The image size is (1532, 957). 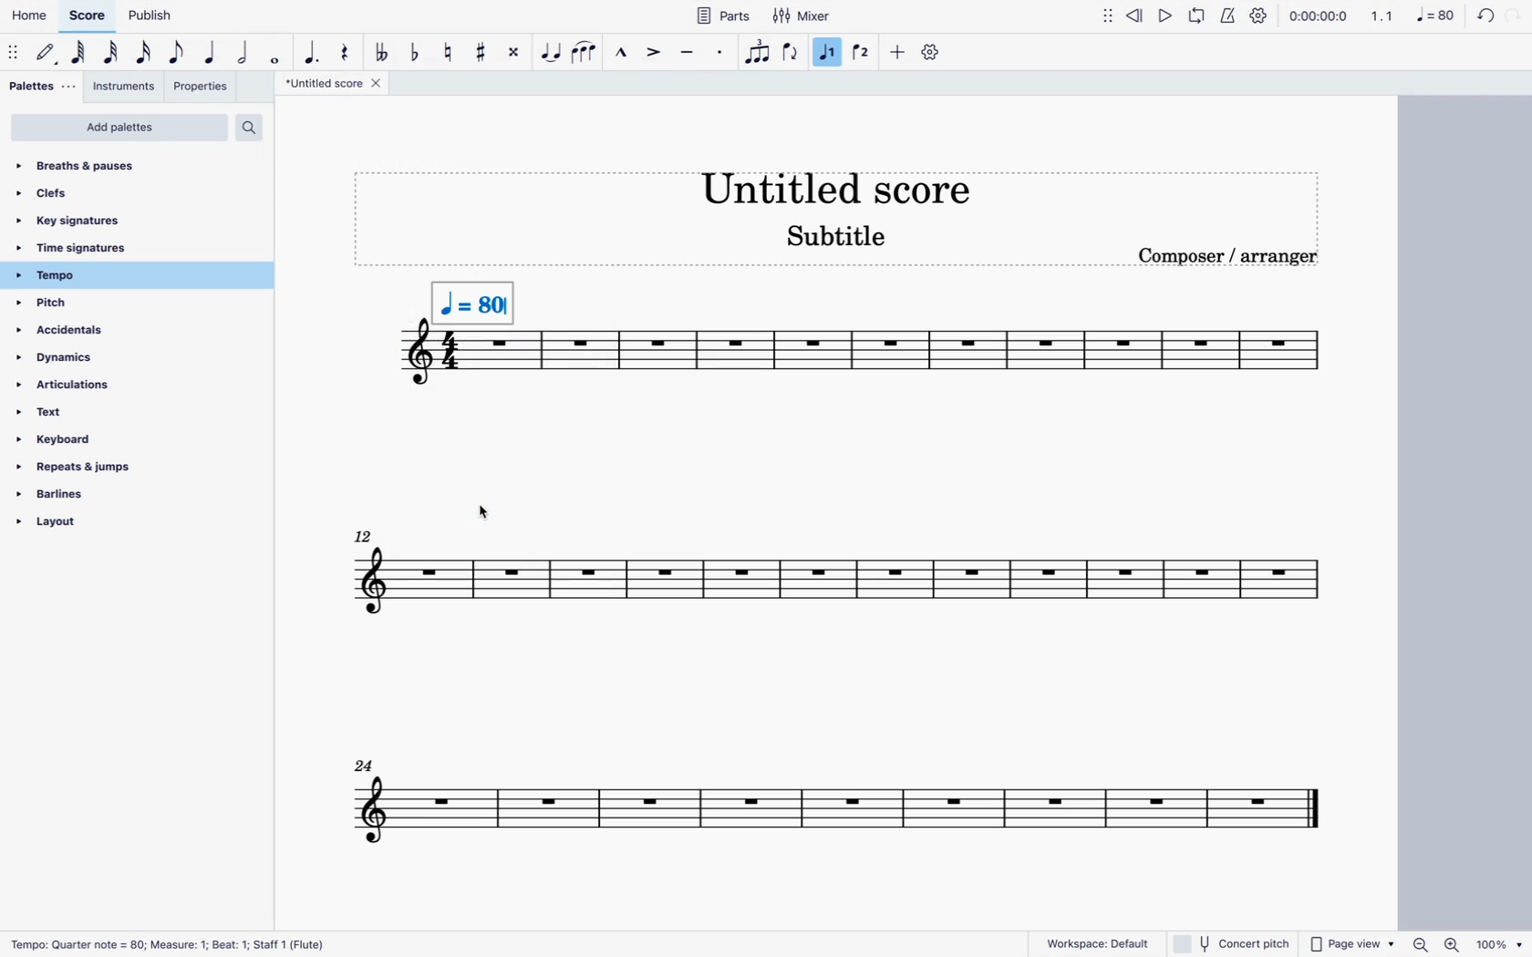 I want to click on search, so click(x=255, y=128).